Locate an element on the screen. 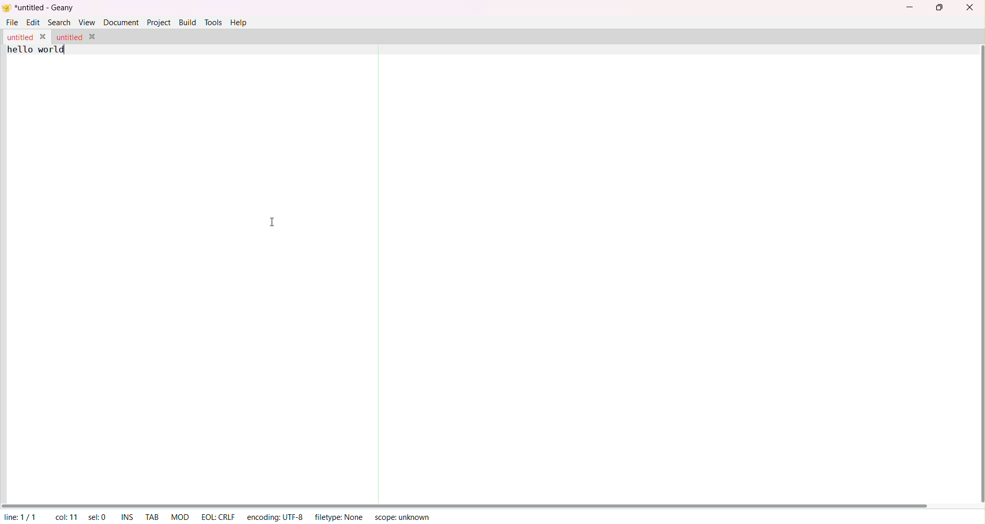 The width and height of the screenshot is (985, 524). INS is located at coordinates (125, 516).